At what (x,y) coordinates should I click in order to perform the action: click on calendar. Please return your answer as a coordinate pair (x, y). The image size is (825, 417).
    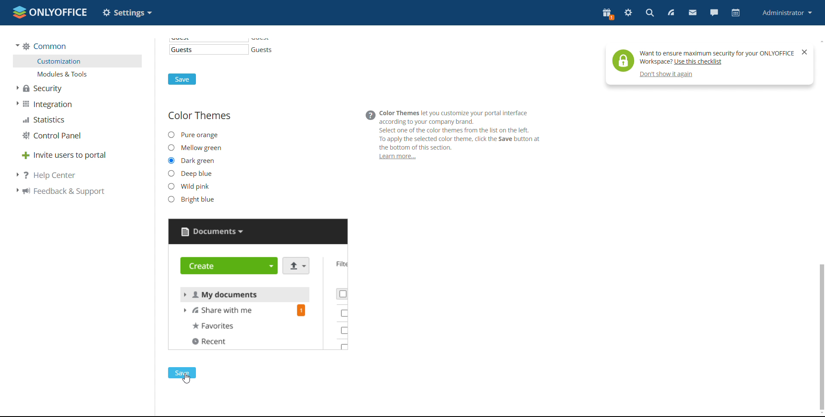
    Looking at the image, I should click on (735, 14).